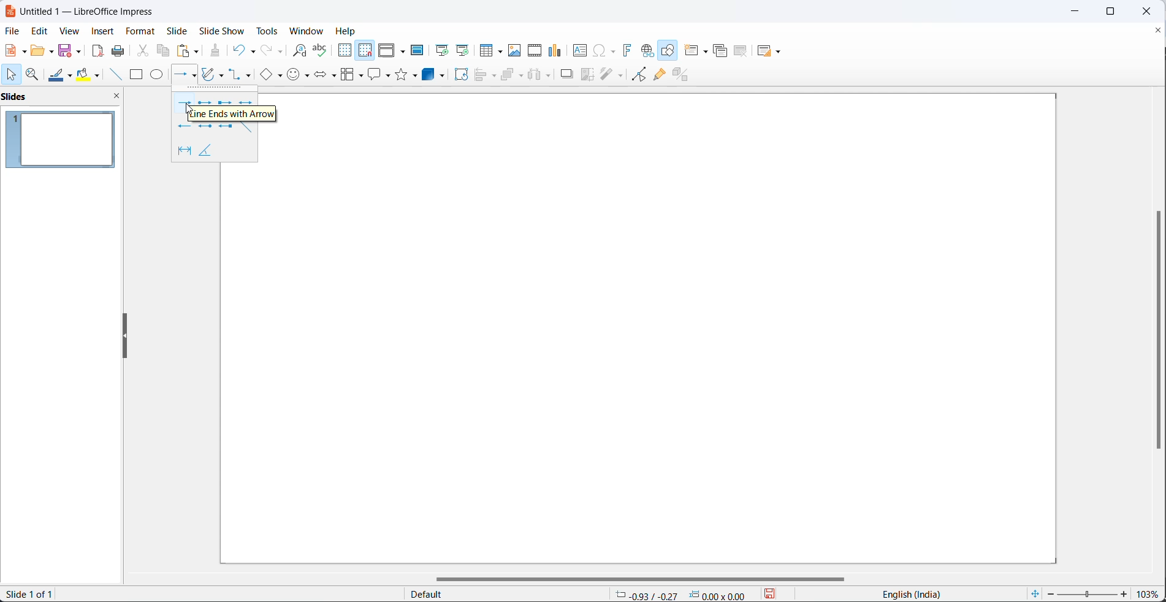 The width and height of the screenshot is (1166, 602). What do you see at coordinates (123, 337) in the screenshot?
I see `reszie` at bounding box center [123, 337].